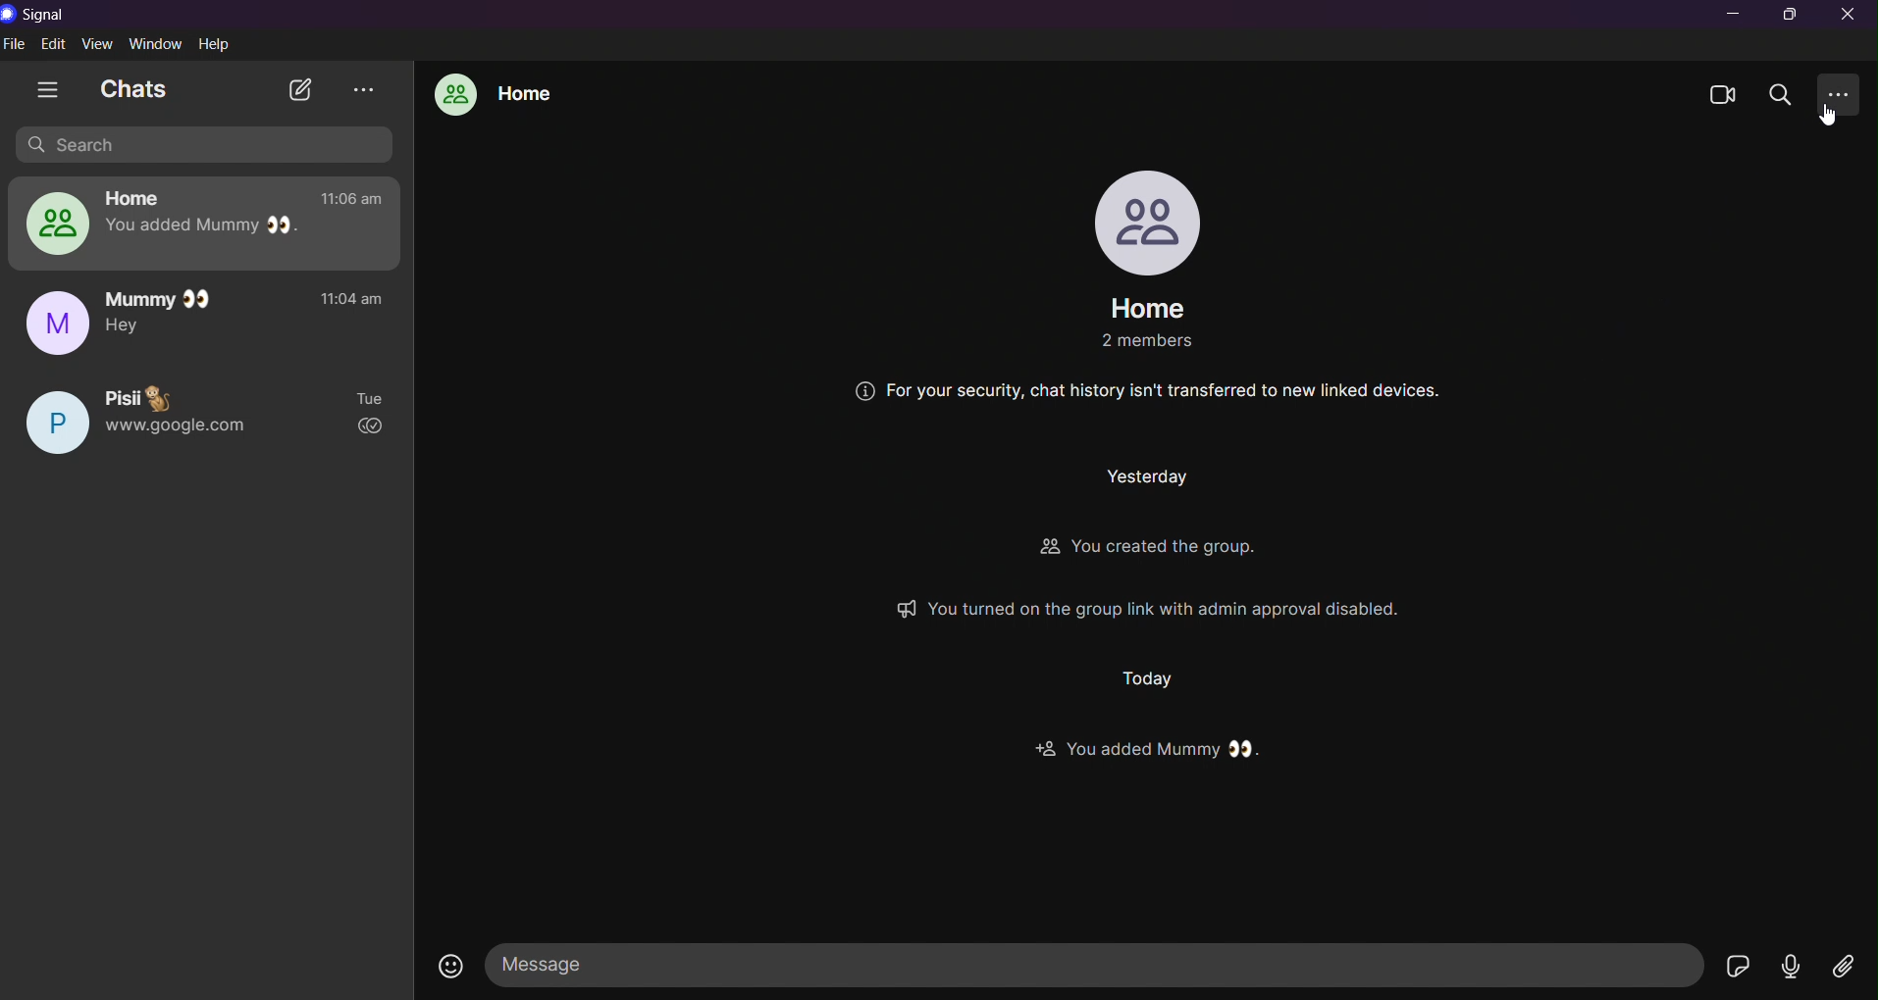 The width and height of the screenshot is (1878, 1000). Describe the element at coordinates (1128, 478) in the screenshot. I see `Yesterday` at that location.